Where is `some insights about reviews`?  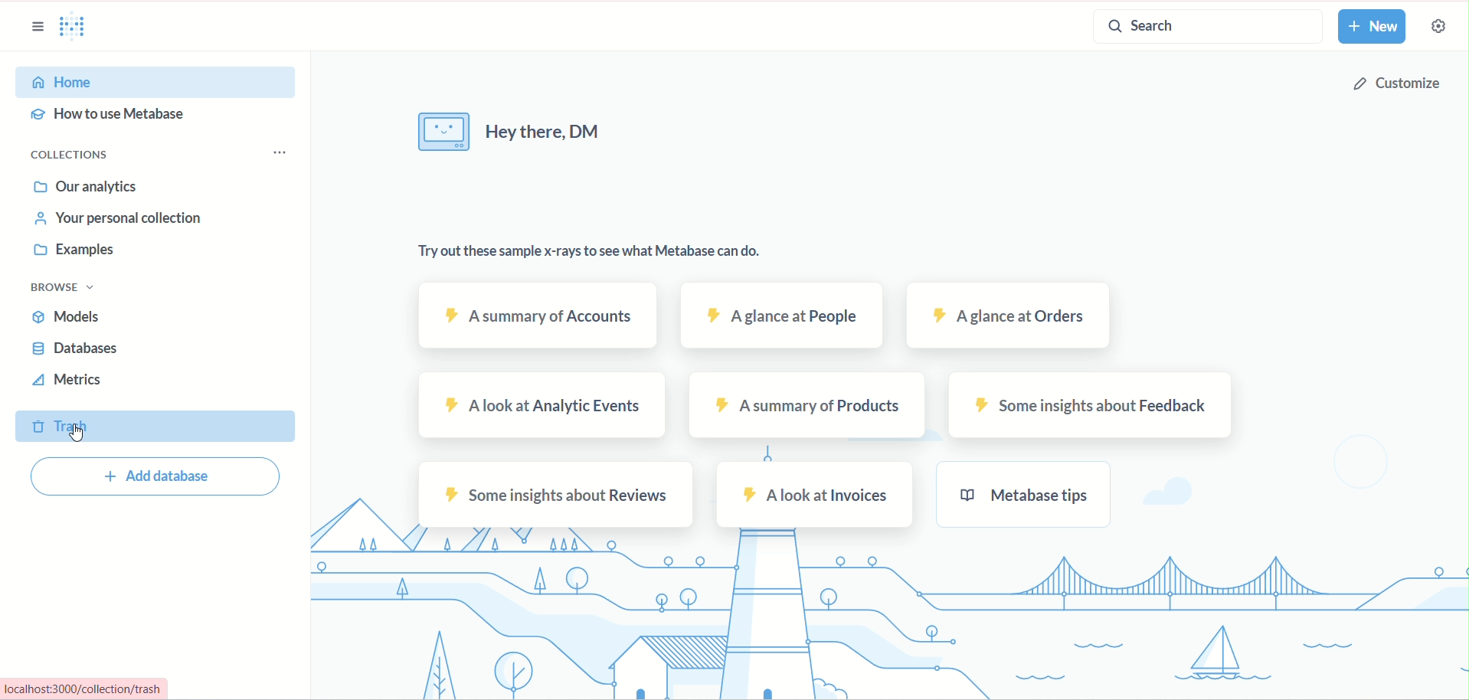 some insights about reviews is located at coordinates (551, 492).